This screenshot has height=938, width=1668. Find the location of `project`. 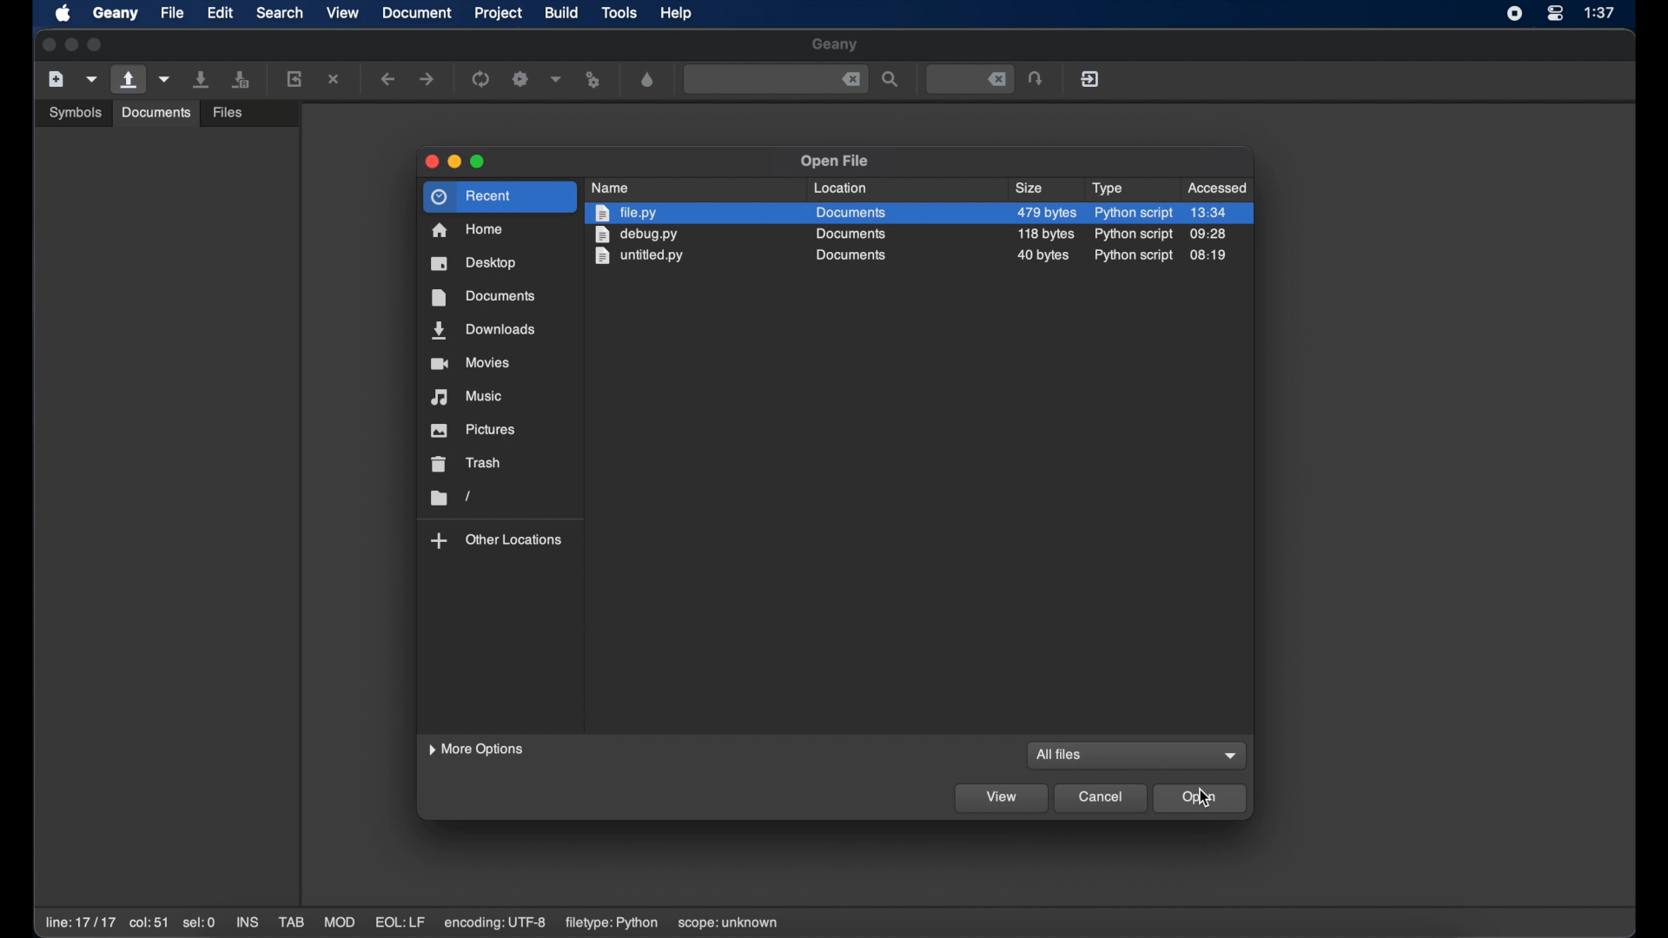

project is located at coordinates (499, 13).